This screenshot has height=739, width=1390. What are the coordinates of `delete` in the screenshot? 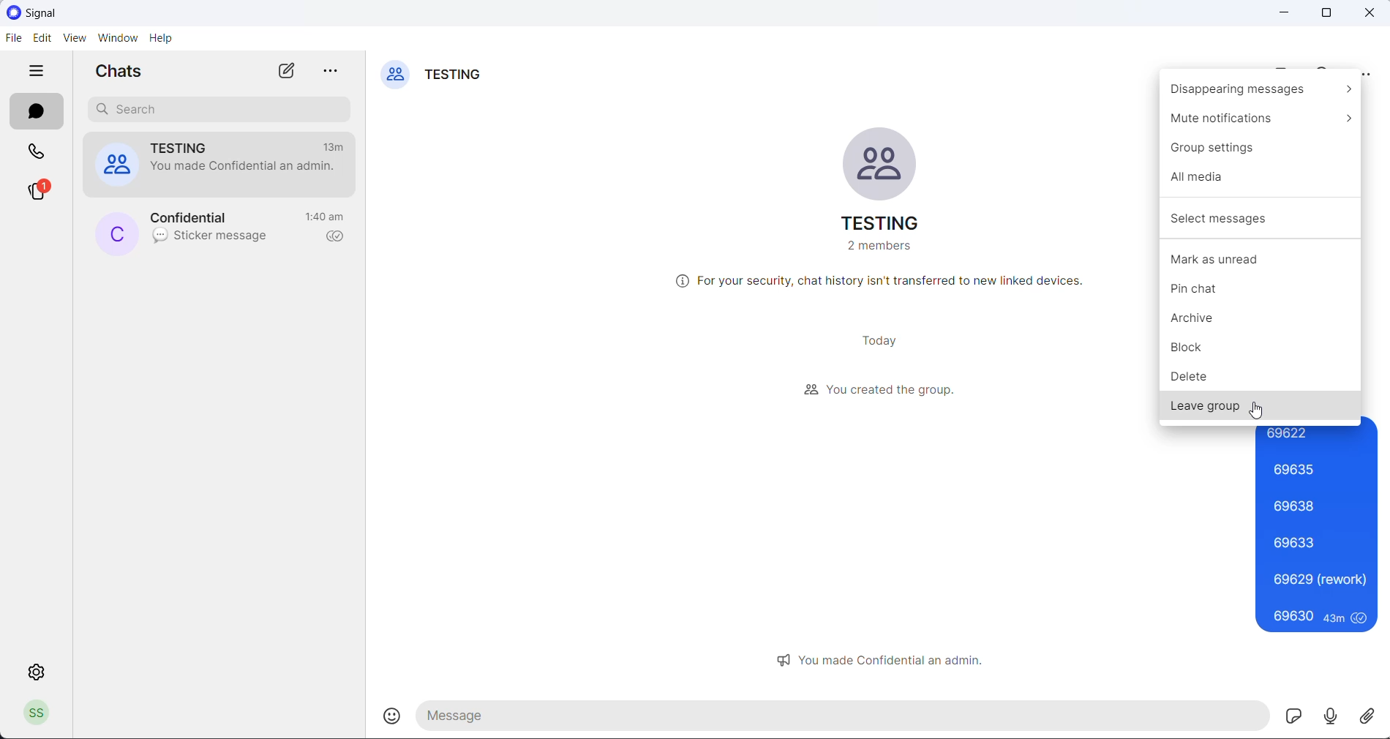 It's located at (1259, 375).